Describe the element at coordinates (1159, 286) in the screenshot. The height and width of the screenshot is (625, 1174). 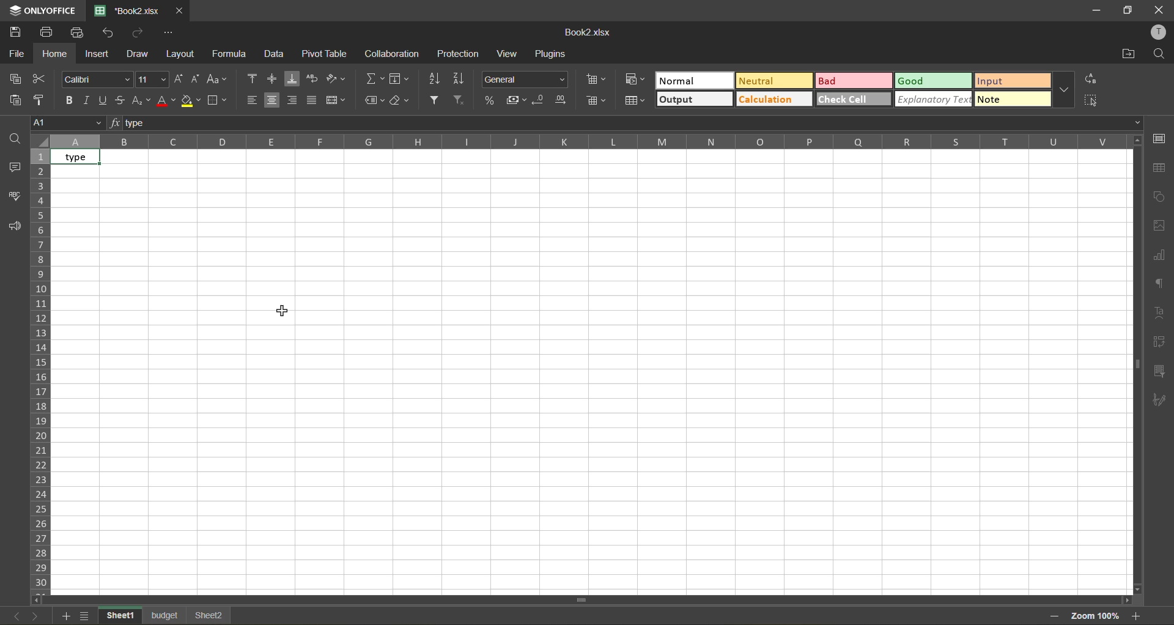
I see `paragraph` at that location.